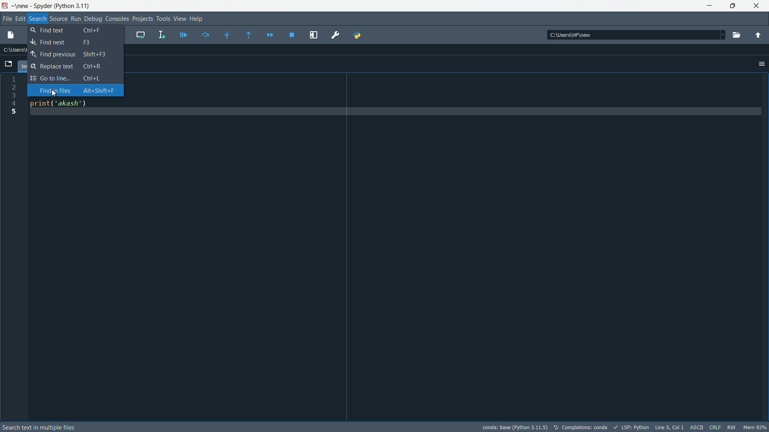 The image size is (769, 432). What do you see at coordinates (709, 6) in the screenshot?
I see `minimize app` at bounding box center [709, 6].